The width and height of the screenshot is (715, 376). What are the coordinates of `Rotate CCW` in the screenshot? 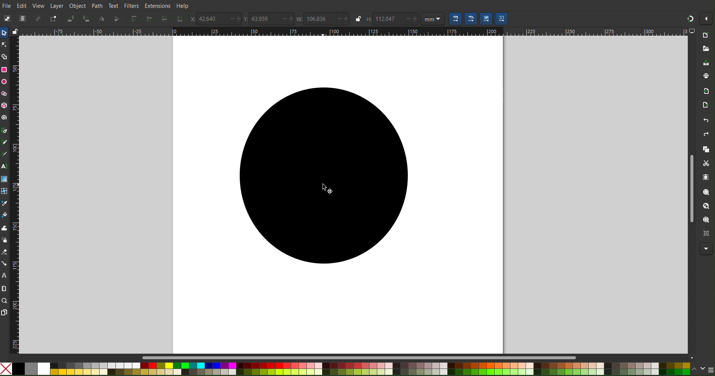 It's located at (71, 18).